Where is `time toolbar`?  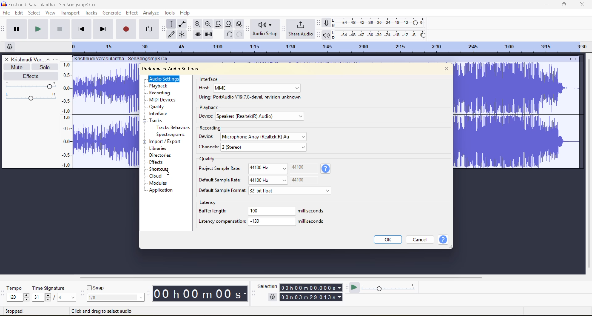 time toolbar is located at coordinates (149, 295).